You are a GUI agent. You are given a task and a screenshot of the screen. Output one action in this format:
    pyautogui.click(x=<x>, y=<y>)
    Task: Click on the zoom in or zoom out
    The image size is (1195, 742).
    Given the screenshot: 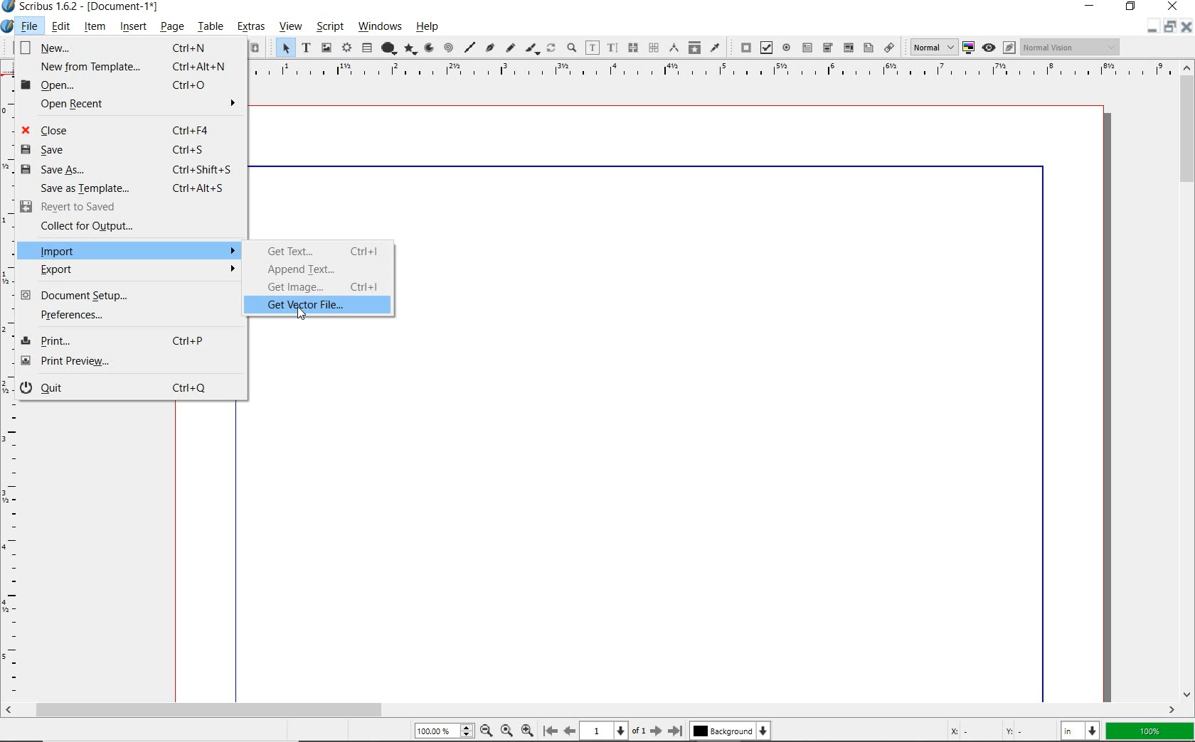 What is the action you would take?
    pyautogui.click(x=573, y=46)
    